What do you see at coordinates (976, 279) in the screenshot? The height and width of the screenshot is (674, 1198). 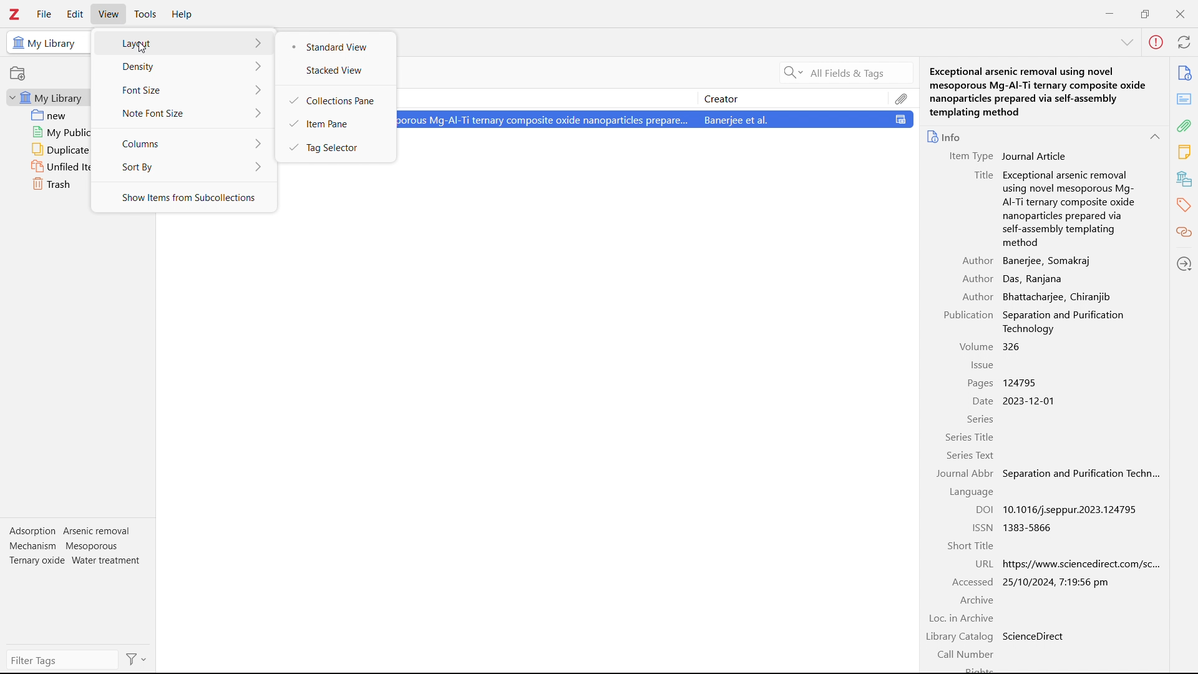 I see `Author` at bounding box center [976, 279].